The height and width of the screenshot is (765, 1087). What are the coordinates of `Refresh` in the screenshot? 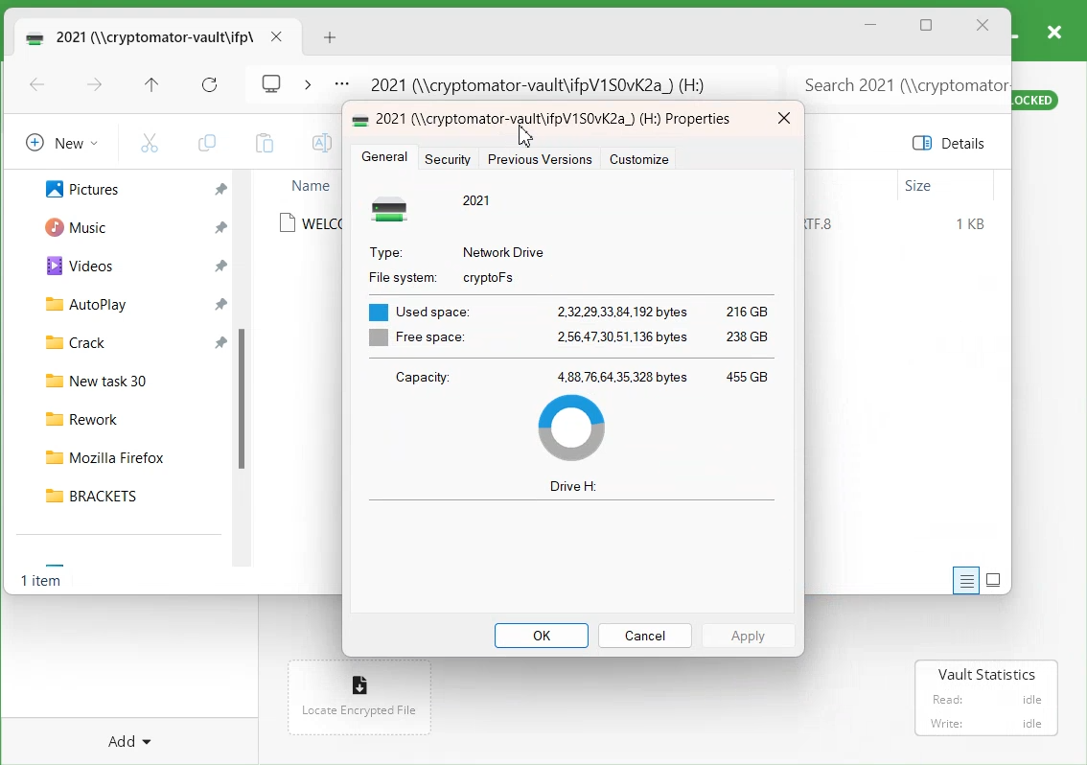 It's located at (210, 85).